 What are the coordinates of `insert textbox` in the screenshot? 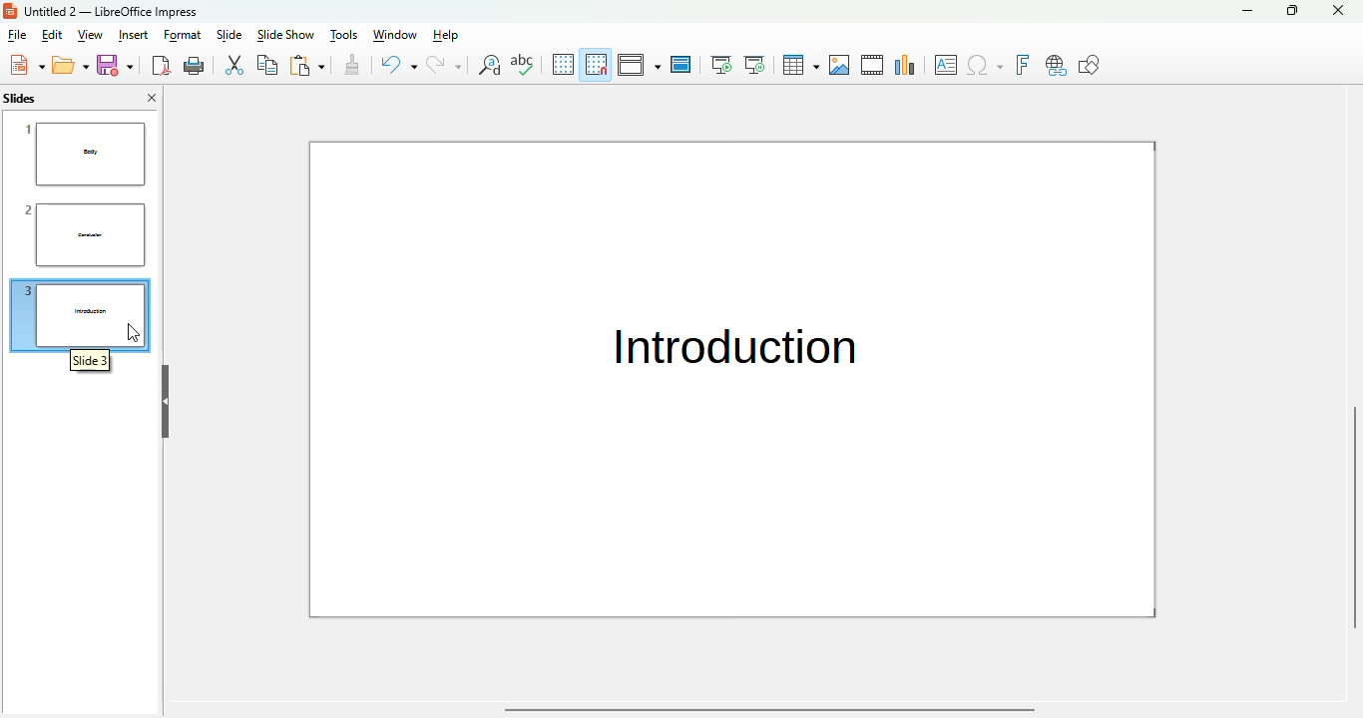 It's located at (947, 65).